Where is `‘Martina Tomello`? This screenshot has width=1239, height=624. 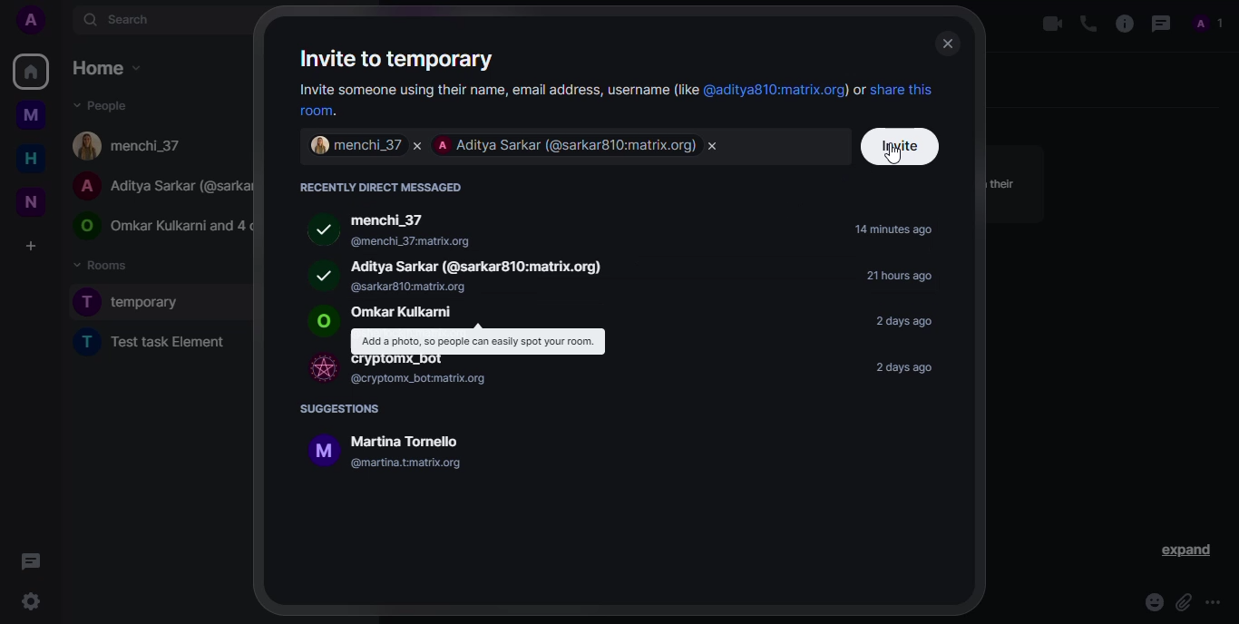
‘Martina Tomello is located at coordinates (403, 441).